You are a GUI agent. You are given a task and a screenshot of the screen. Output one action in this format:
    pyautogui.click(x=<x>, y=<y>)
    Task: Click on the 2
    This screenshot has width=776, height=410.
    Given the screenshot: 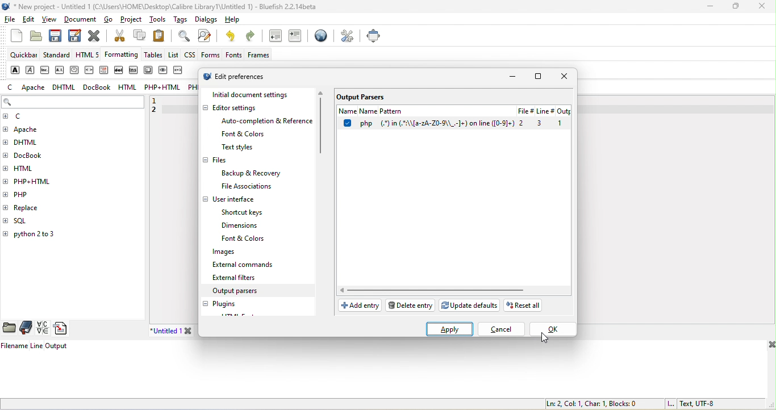 What is the action you would take?
    pyautogui.click(x=157, y=111)
    